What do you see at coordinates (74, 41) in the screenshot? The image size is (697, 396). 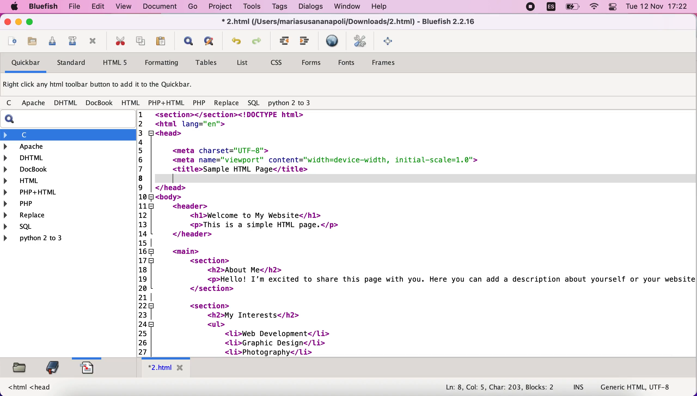 I see `save file as` at bounding box center [74, 41].